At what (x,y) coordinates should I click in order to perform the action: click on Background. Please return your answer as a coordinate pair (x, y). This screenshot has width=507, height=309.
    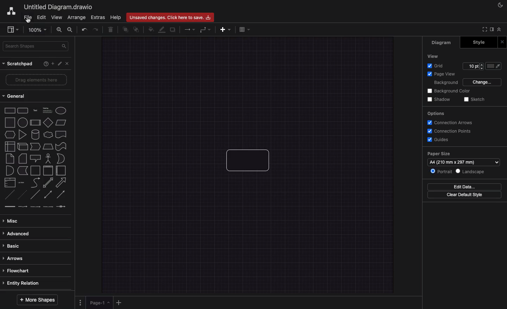
    Looking at the image, I should click on (446, 83).